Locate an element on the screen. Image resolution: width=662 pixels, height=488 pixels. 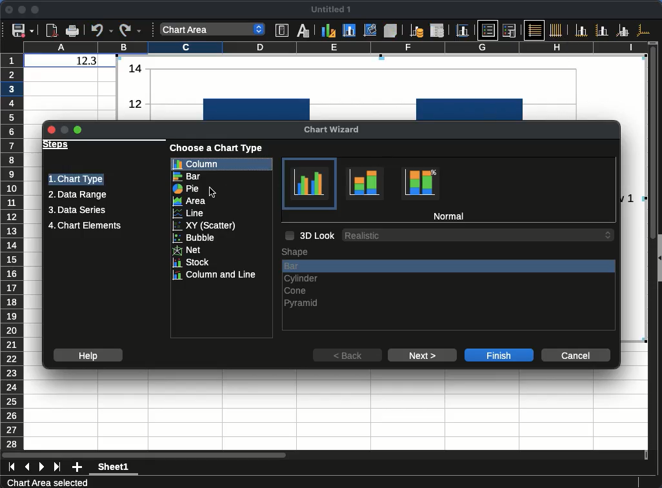
Normal bar column chart is located at coordinates (380, 87).